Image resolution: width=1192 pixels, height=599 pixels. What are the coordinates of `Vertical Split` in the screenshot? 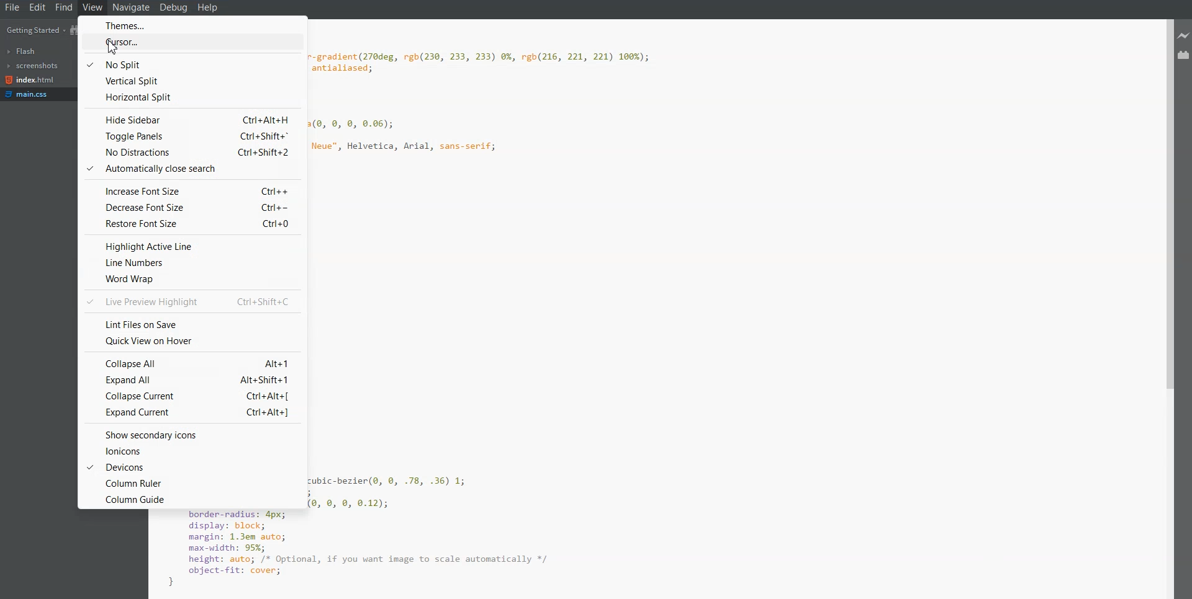 It's located at (189, 81).